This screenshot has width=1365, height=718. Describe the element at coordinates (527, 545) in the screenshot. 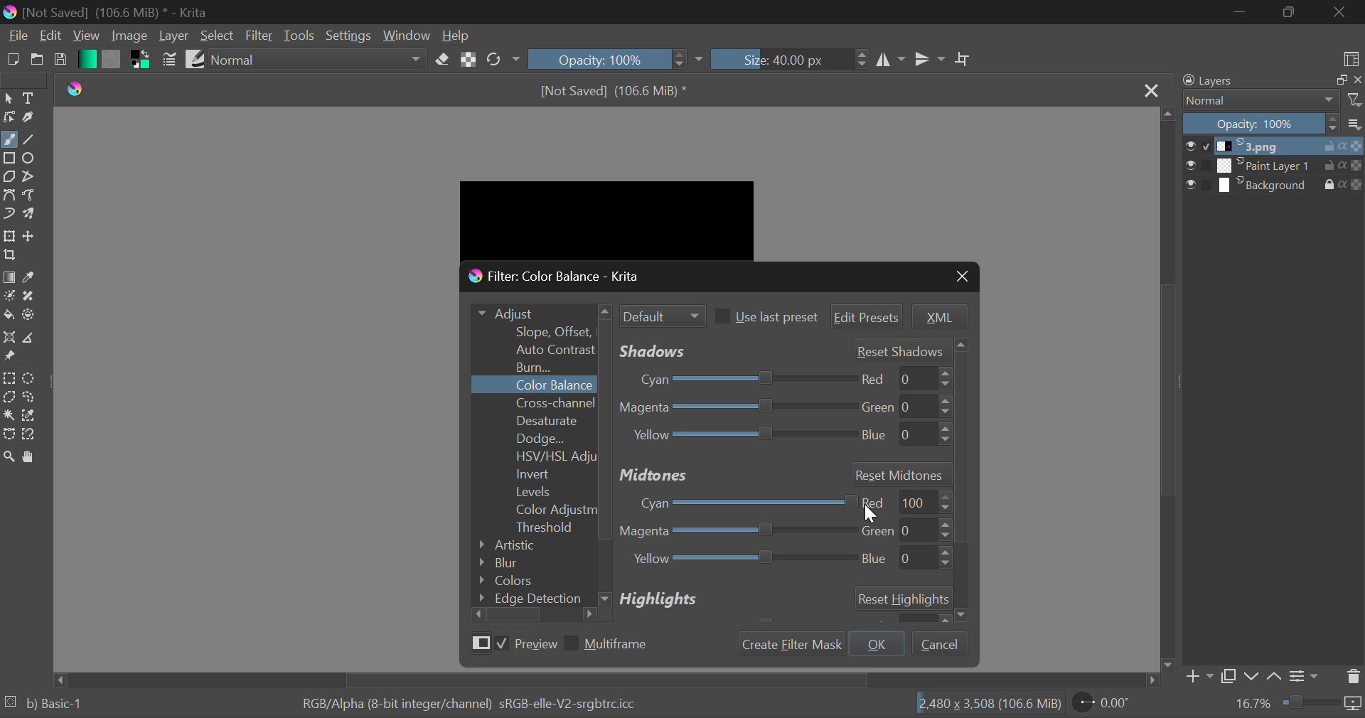

I see `Artistic` at that location.